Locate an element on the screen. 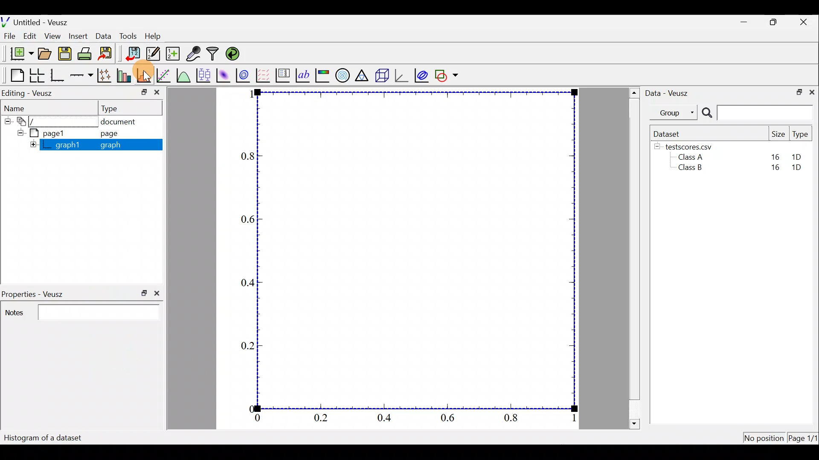 This screenshot has width=819, height=460. Open a document is located at coordinates (44, 53).